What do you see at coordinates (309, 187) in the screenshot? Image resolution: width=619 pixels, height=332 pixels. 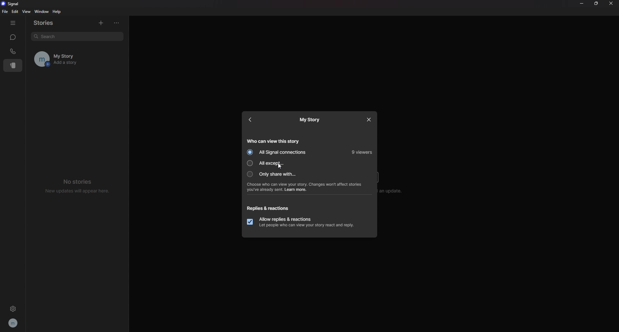 I see `Choose who can view your story. Changes won't affect stories you've already sent. Leam more.` at bounding box center [309, 187].